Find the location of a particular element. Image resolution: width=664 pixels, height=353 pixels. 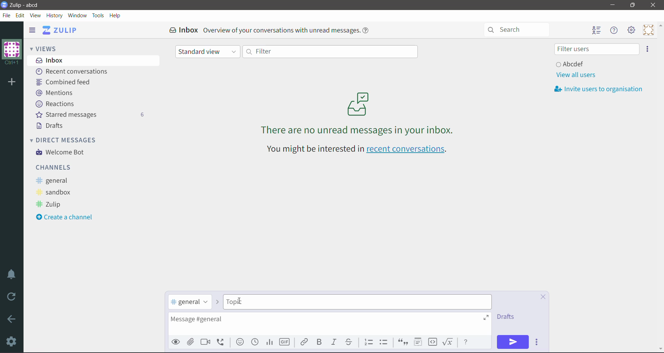

User and Status is located at coordinates (571, 64).